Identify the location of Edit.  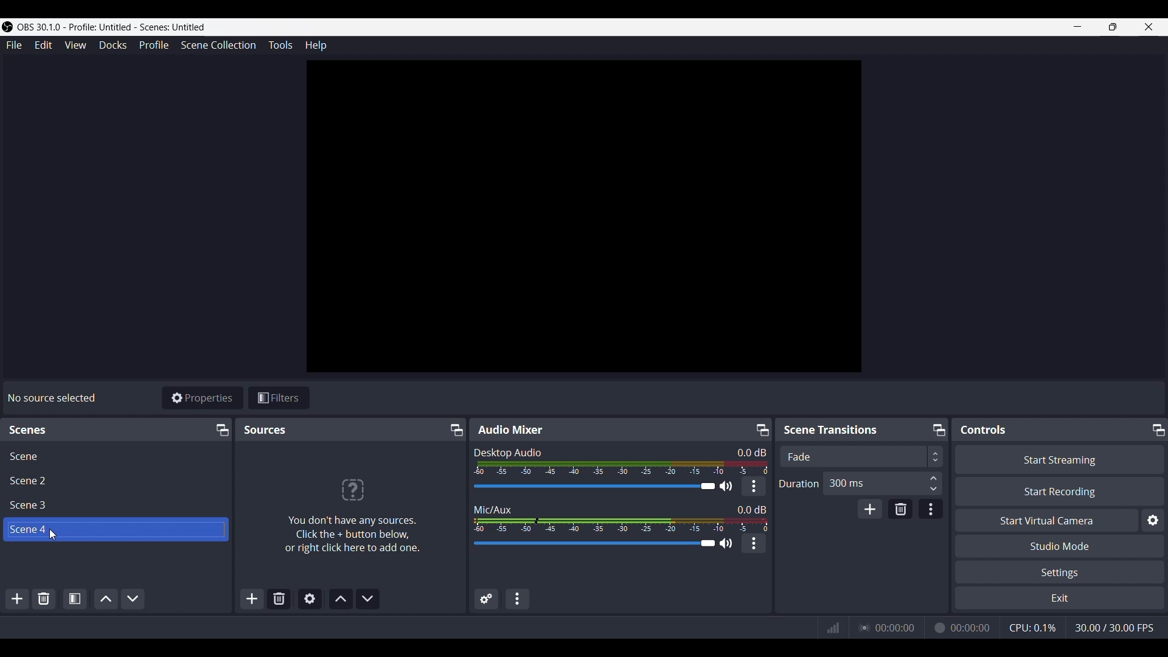
(43, 46).